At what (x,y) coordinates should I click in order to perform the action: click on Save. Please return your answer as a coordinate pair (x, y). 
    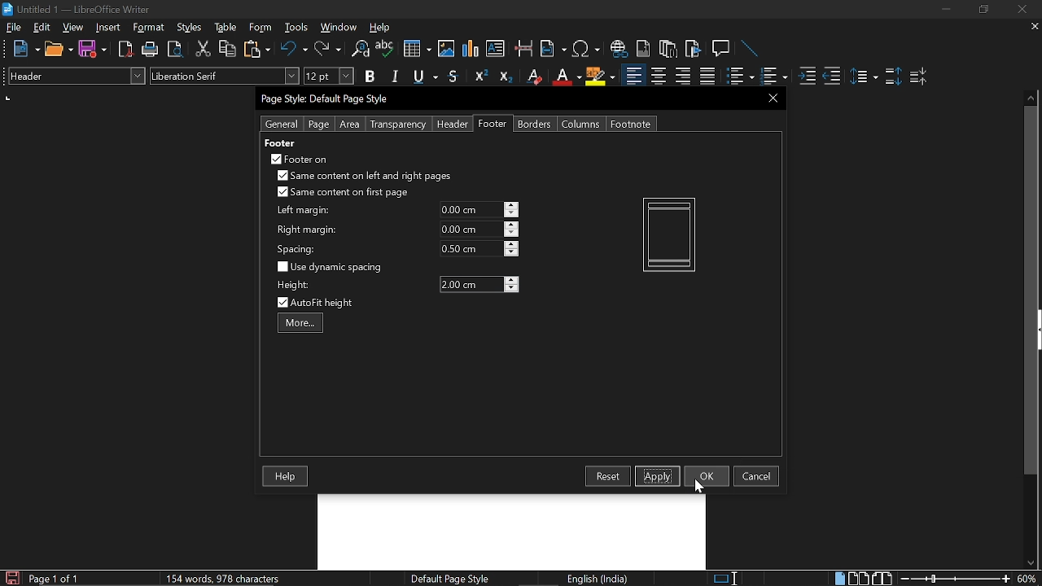
    Looking at the image, I should click on (11, 578).